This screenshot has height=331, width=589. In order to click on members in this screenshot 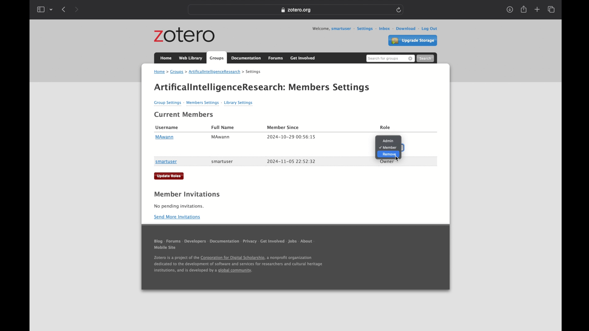, I will do `click(388, 147)`.